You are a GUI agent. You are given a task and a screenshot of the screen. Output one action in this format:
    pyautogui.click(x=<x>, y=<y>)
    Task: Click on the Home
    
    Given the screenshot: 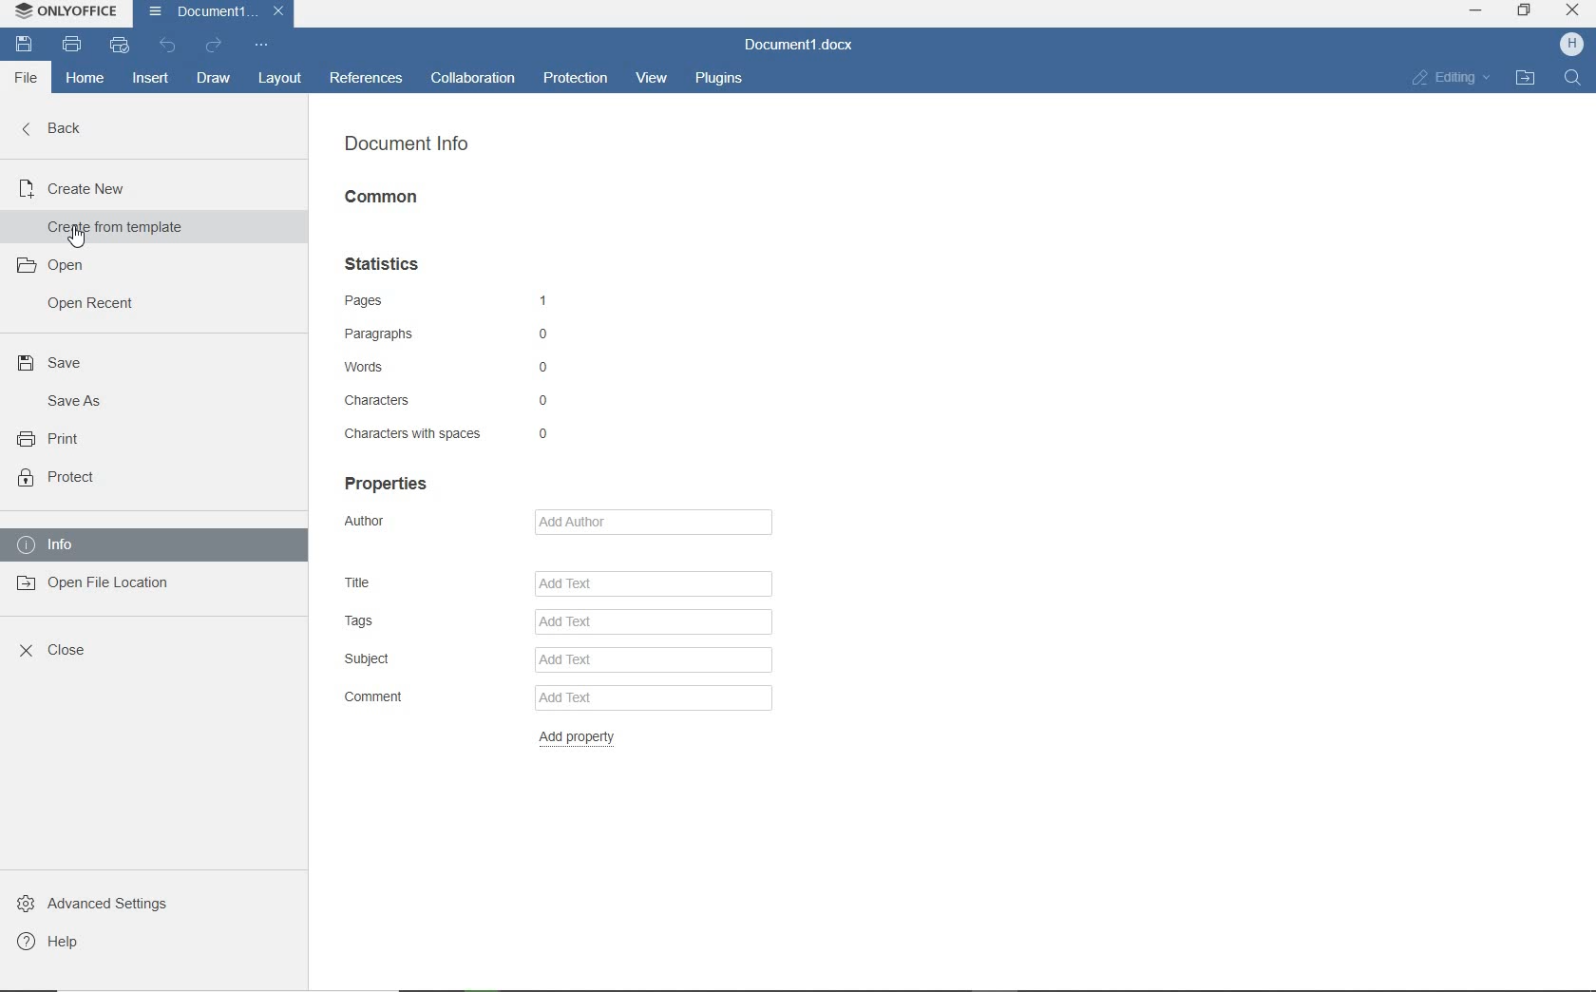 What is the action you would take?
    pyautogui.click(x=85, y=79)
    